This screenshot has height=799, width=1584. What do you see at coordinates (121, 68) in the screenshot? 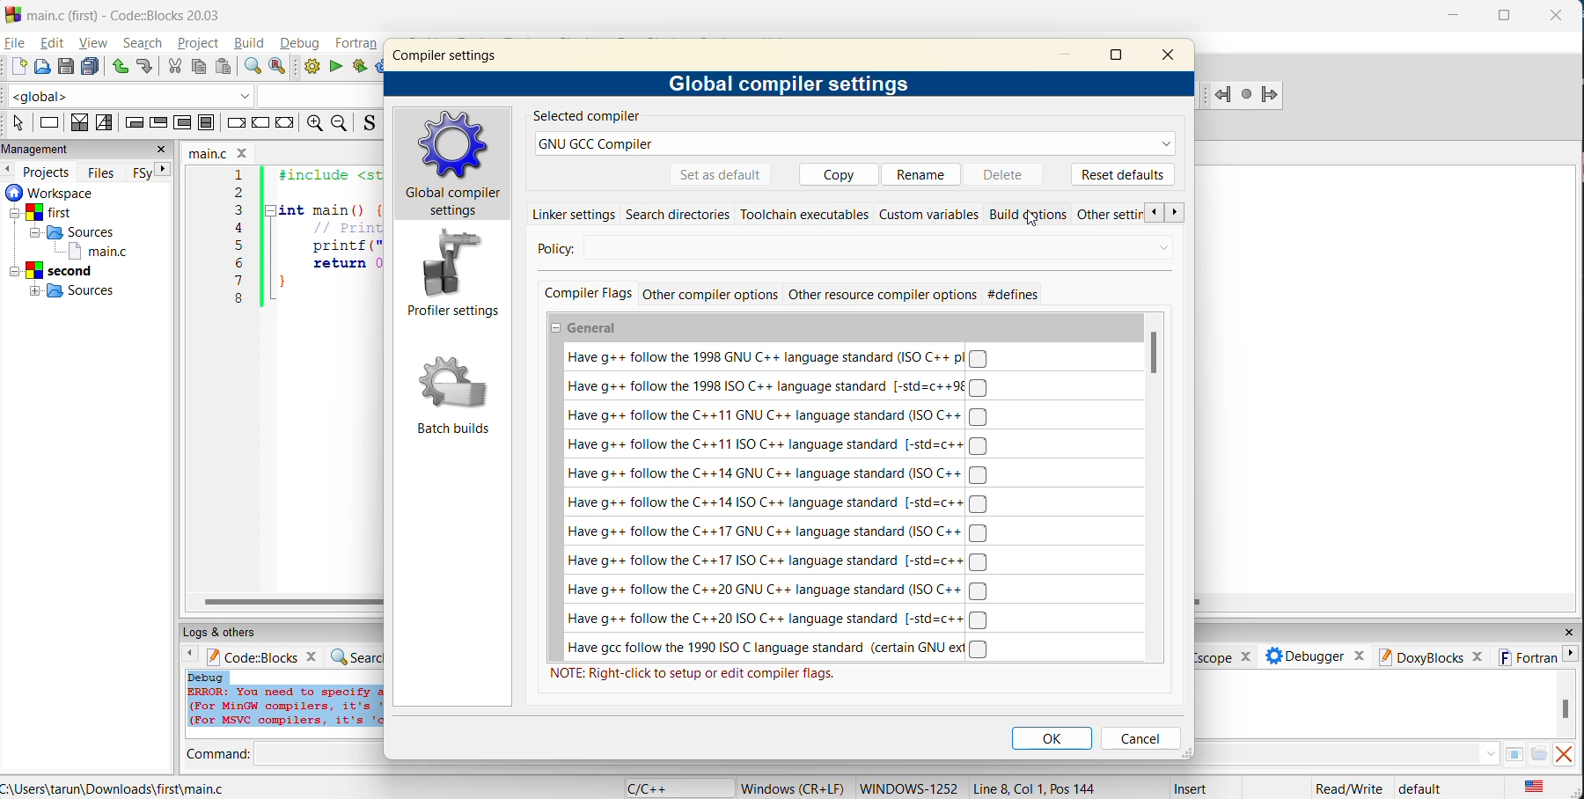
I see `undo` at bounding box center [121, 68].